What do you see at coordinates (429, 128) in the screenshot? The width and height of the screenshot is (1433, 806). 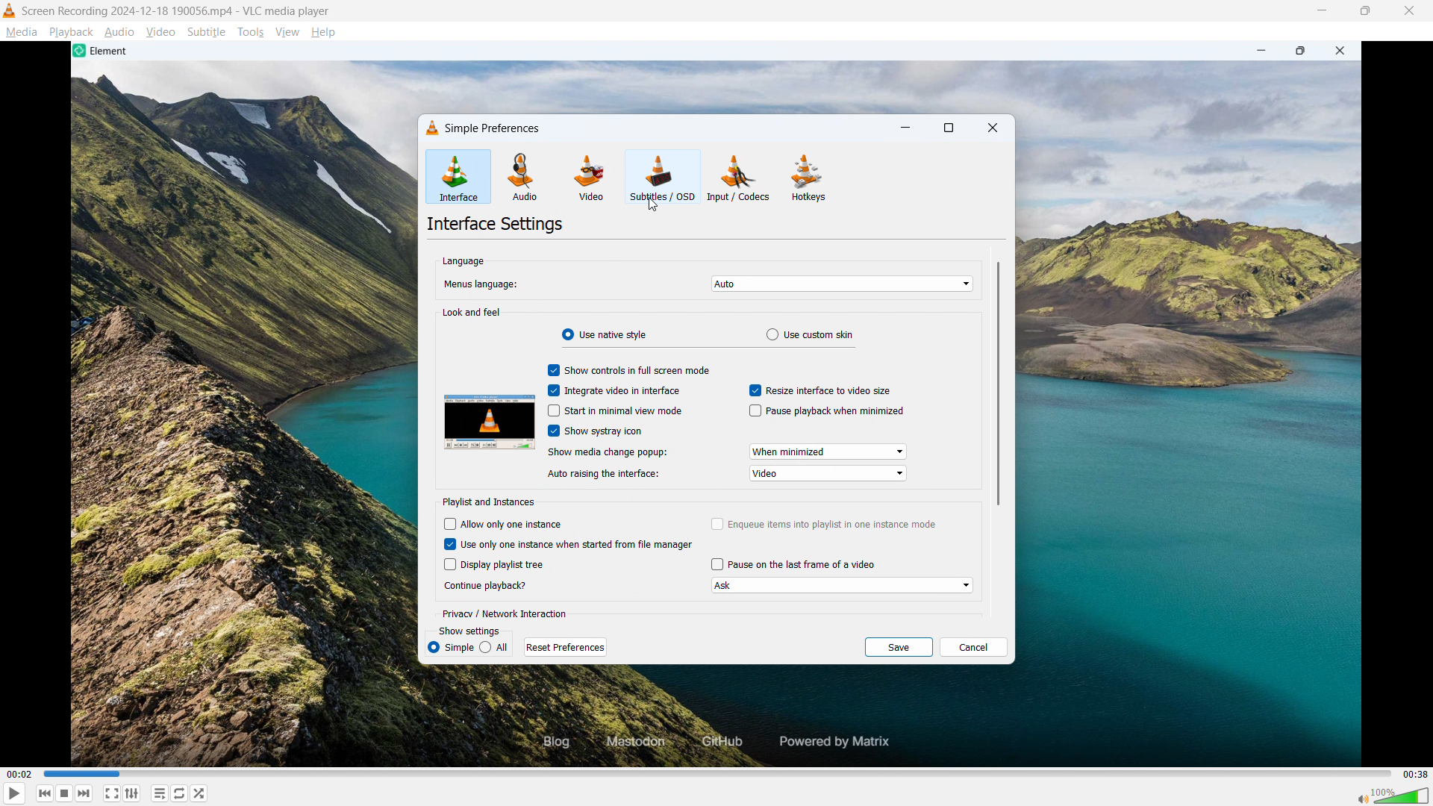 I see `VLC logo` at bounding box center [429, 128].